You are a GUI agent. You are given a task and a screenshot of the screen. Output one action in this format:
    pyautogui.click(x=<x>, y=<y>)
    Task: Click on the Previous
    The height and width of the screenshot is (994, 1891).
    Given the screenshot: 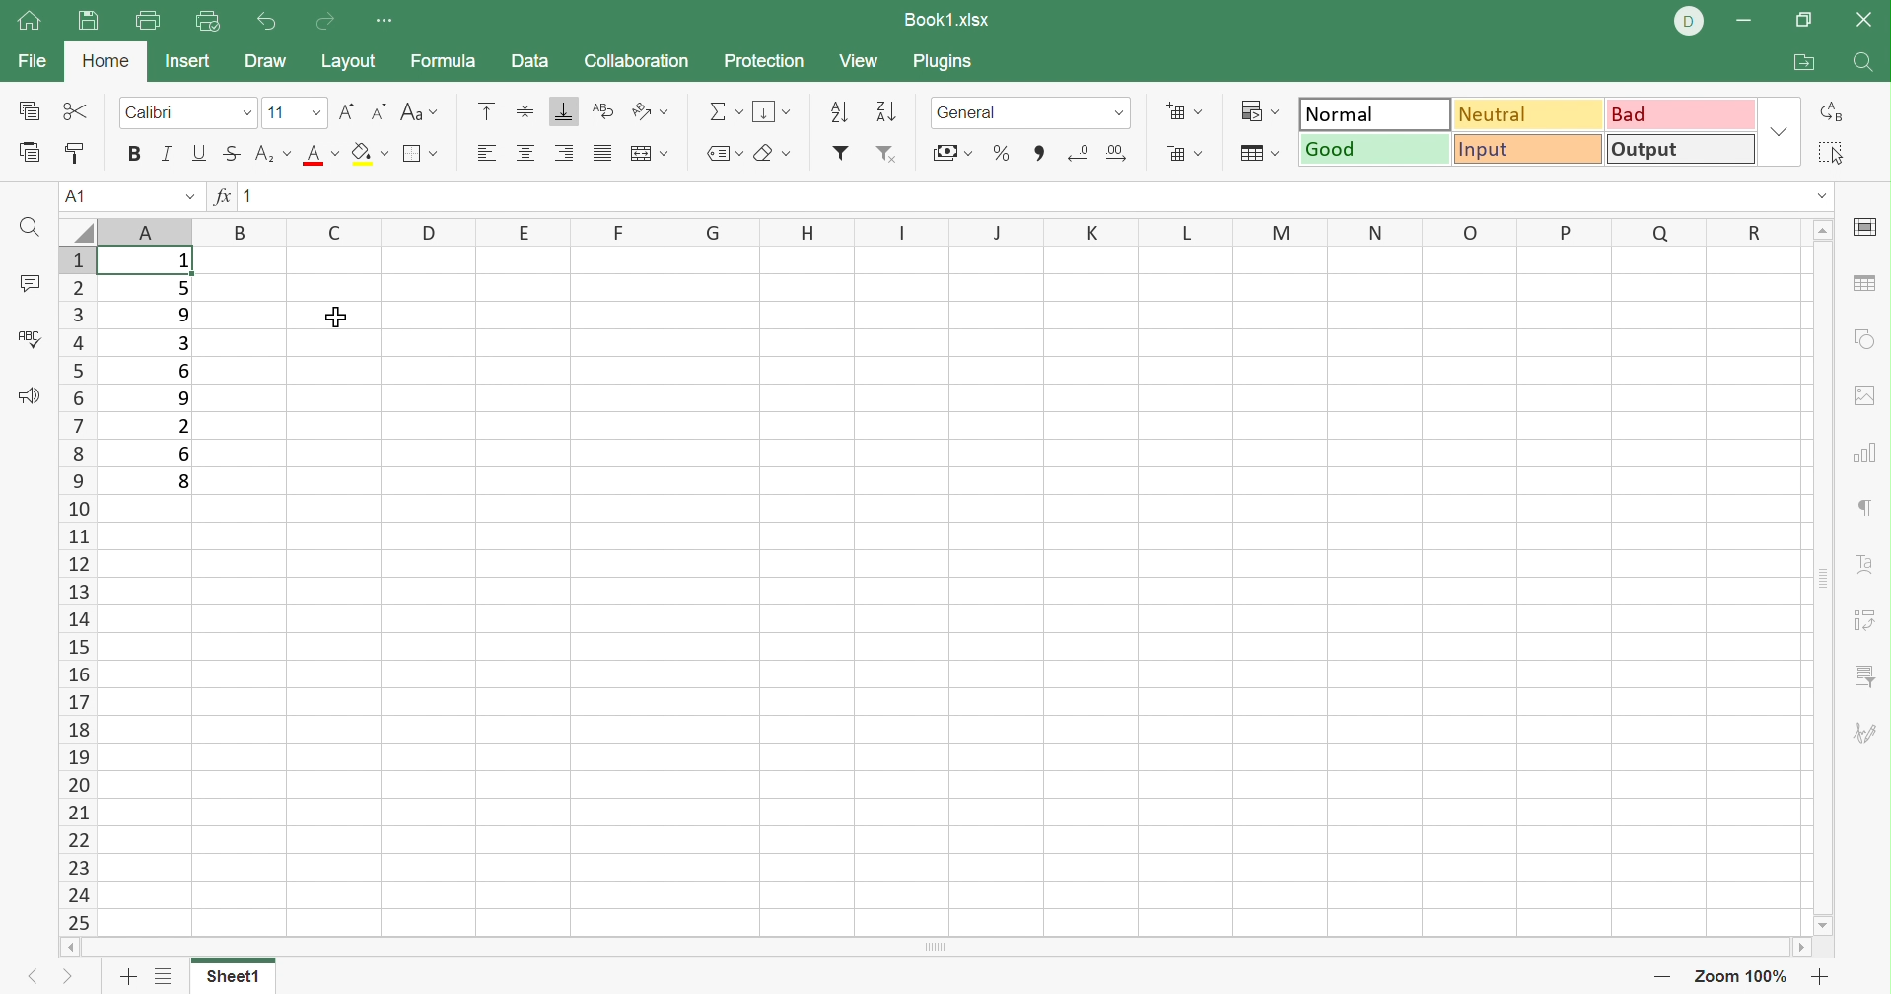 What is the action you would take?
    pyautogui.click(x=34, y=980)
    